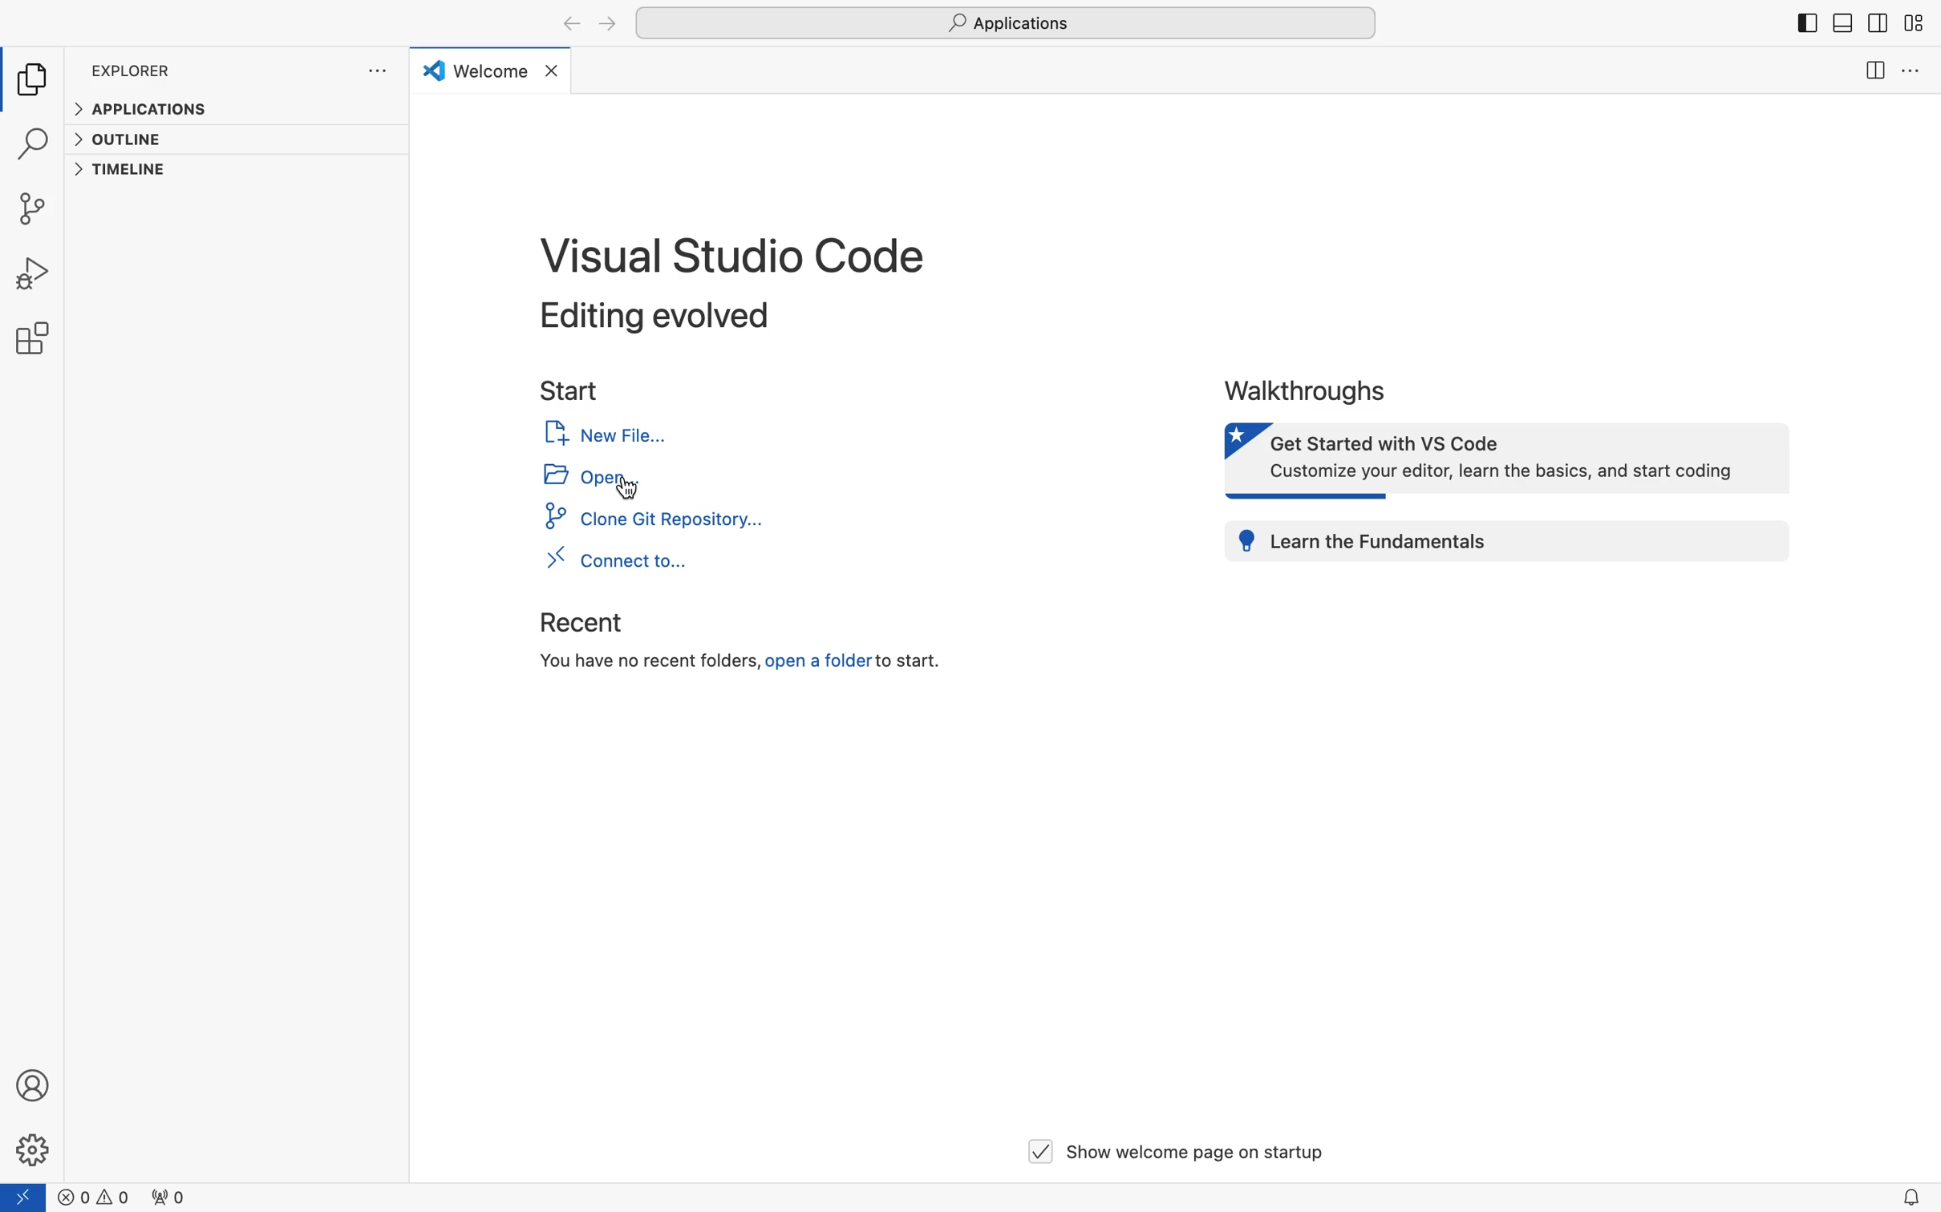 Image resolution: width=1941 pixels, height=1212 pixels. What do you see at coordinates (1006, 22) in the screenshot?
I see `applications` at bounding box center [1006, 22].